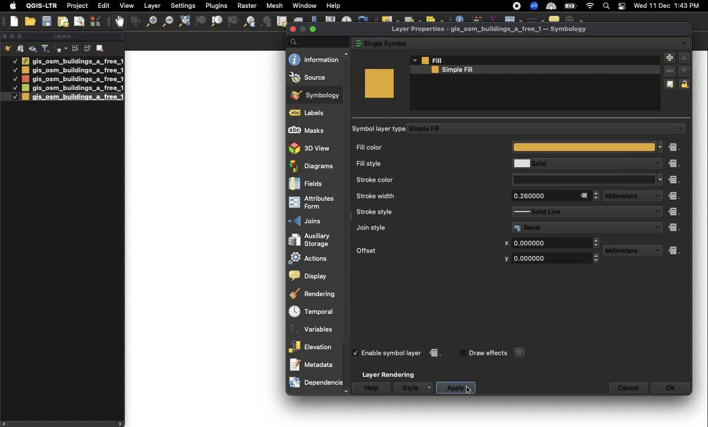 The width and height of the screenshot is (708, 427). What do you see at coordinates (597, 243) in the screenshot?
I see `Drop down` at bounding box center [597, 243].